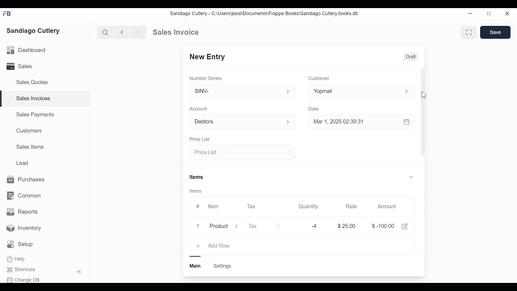  I want to click on Debtors, so click(239, 121).